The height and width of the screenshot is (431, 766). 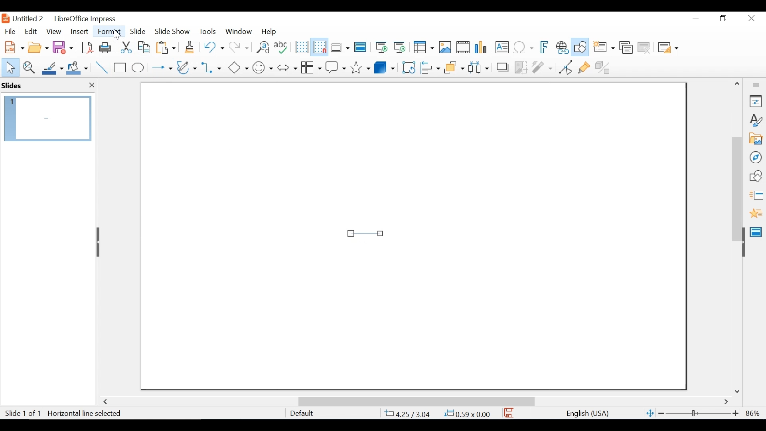 I want to click on Styles, so click(x=756, y=121).